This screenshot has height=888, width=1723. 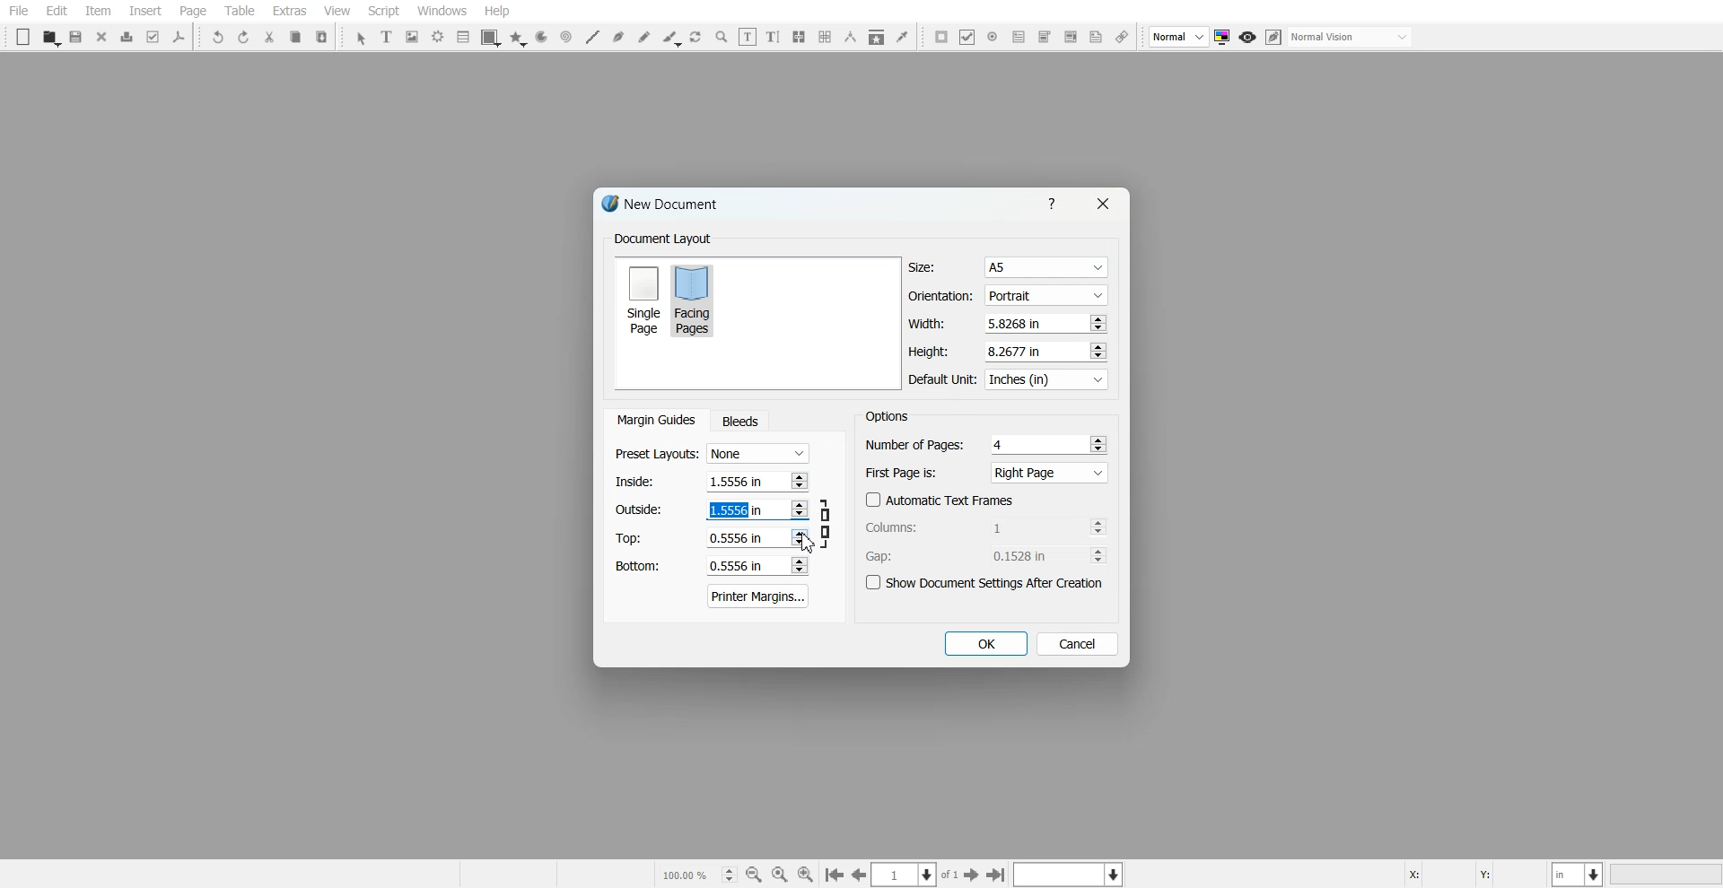 What do you see at coordinates (1078, 643) in the screenshot?
I see `Cancel` at bounding box center [1078, 643].